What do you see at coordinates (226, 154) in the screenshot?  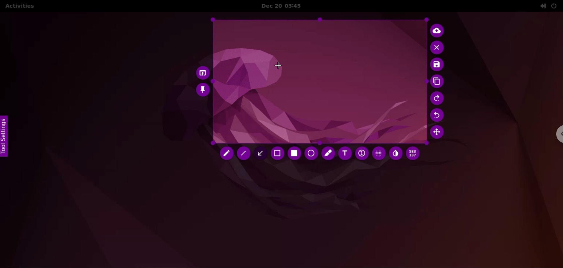 I see `pencil` at bounding box center [226, 154].